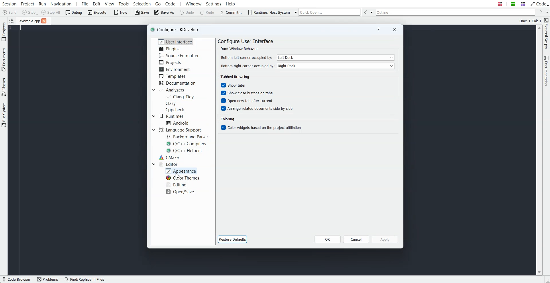  Describe the element at coordinates (49, 279) in the screenshot. I see `Problems` at that location.